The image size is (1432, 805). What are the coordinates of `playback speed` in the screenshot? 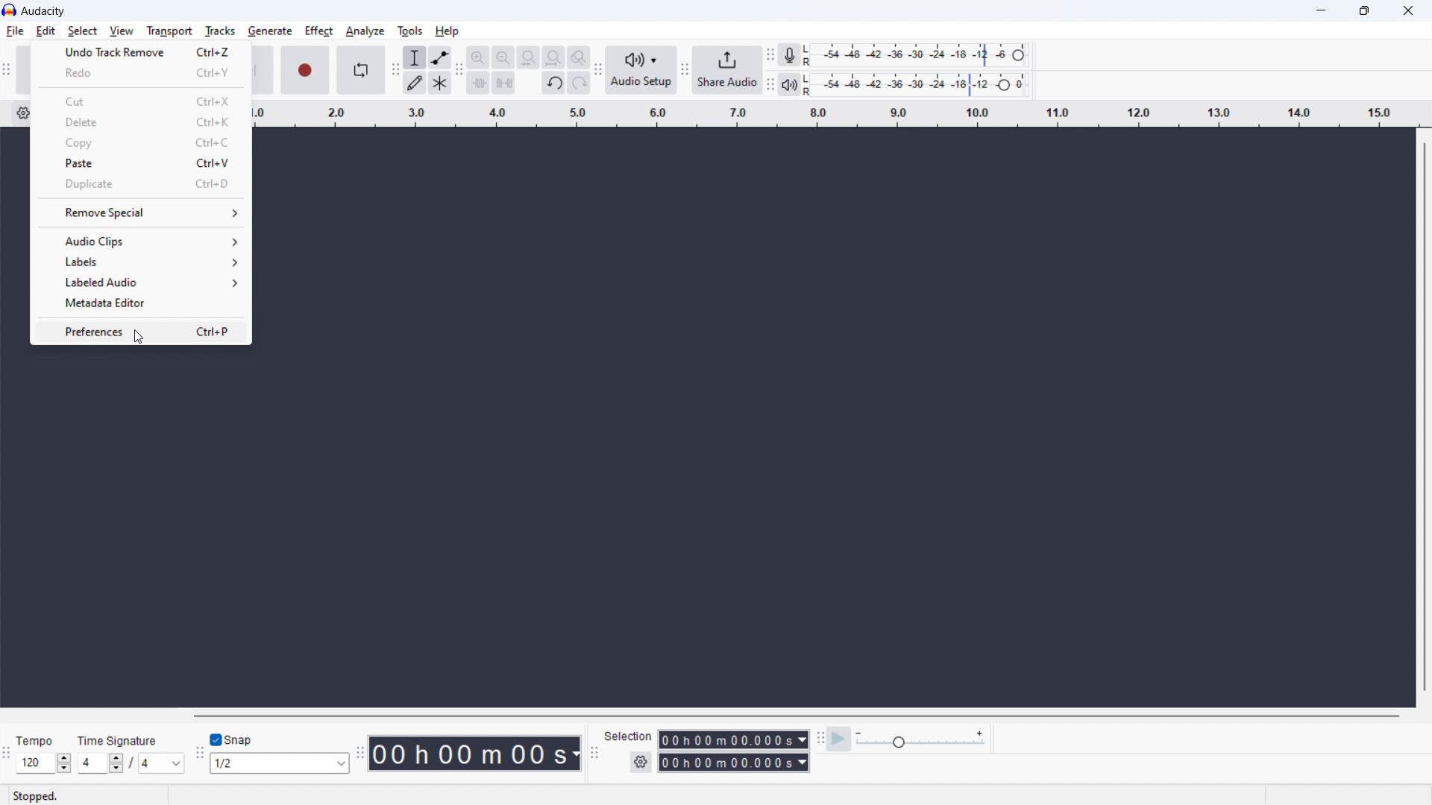 It's located at (920, 740).